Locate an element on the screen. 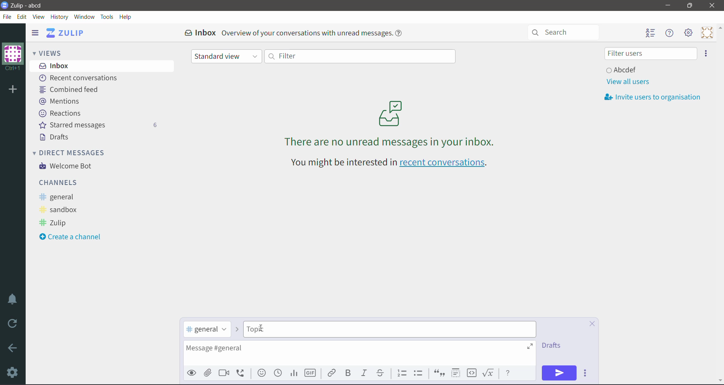 The image size is (724, 385). Cancel Compose is located at coordinates (592, 324).